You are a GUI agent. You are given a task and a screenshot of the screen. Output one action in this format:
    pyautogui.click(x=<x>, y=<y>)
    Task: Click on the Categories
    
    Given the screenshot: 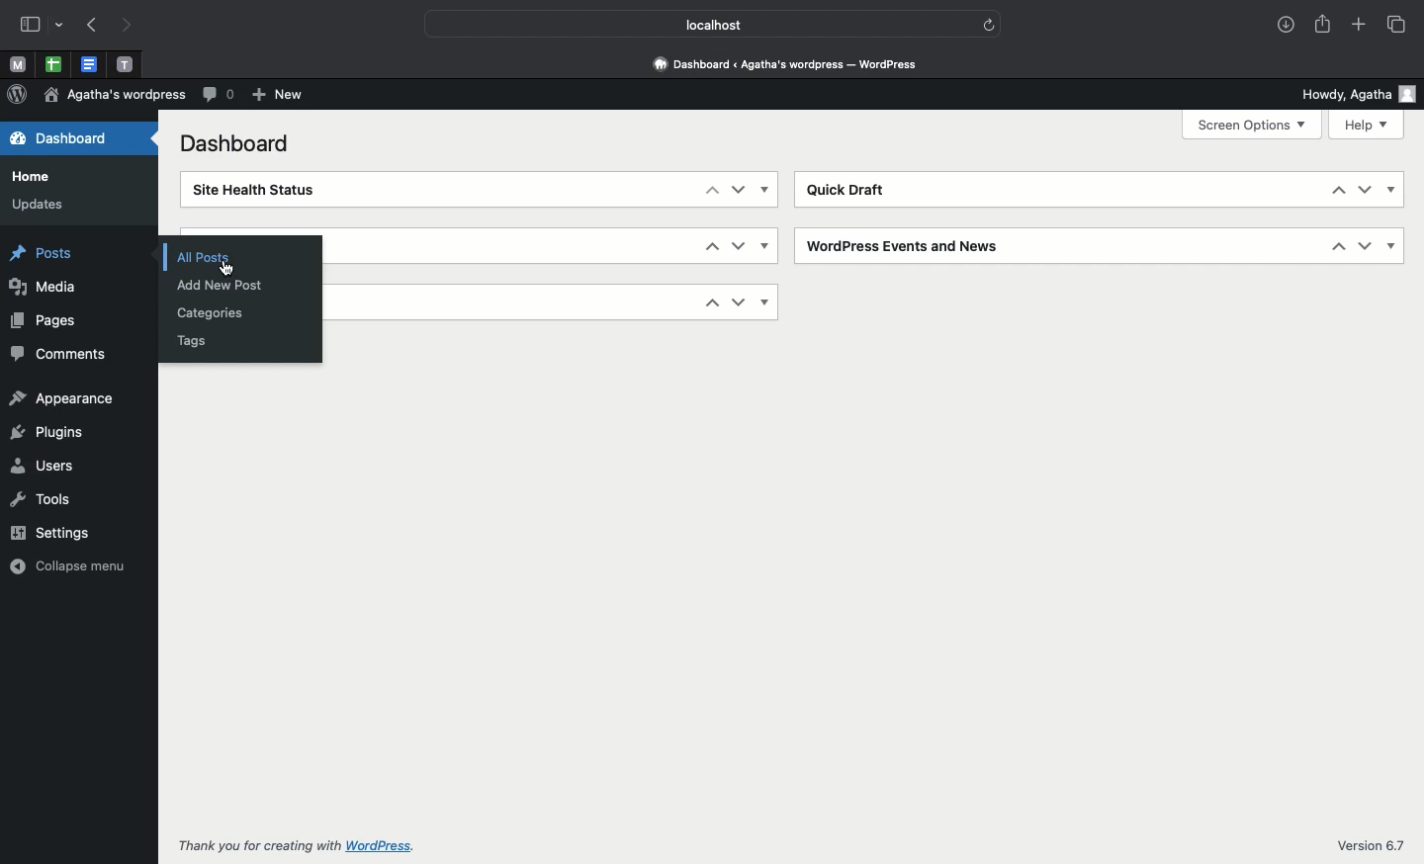 What is the action you would take?
    pyautogui.click(x=205, y=313)
    